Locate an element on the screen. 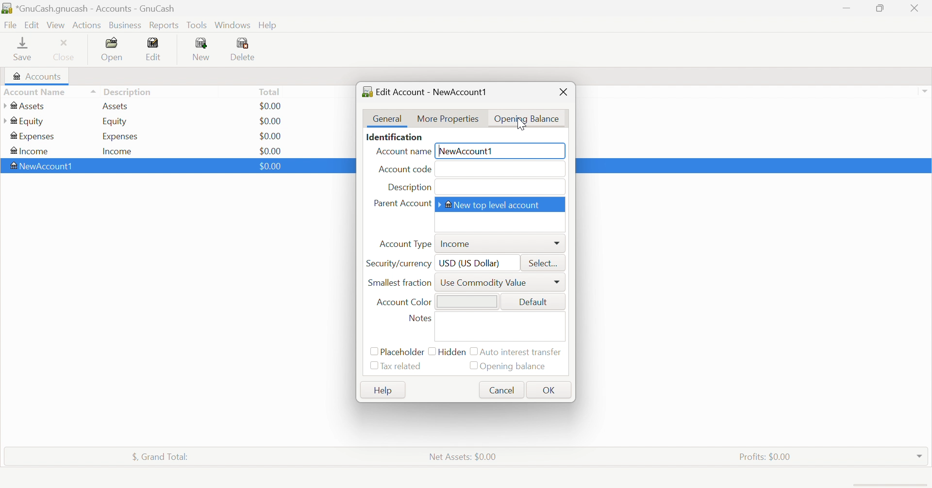  Select... is located at coordinates (542, 262).